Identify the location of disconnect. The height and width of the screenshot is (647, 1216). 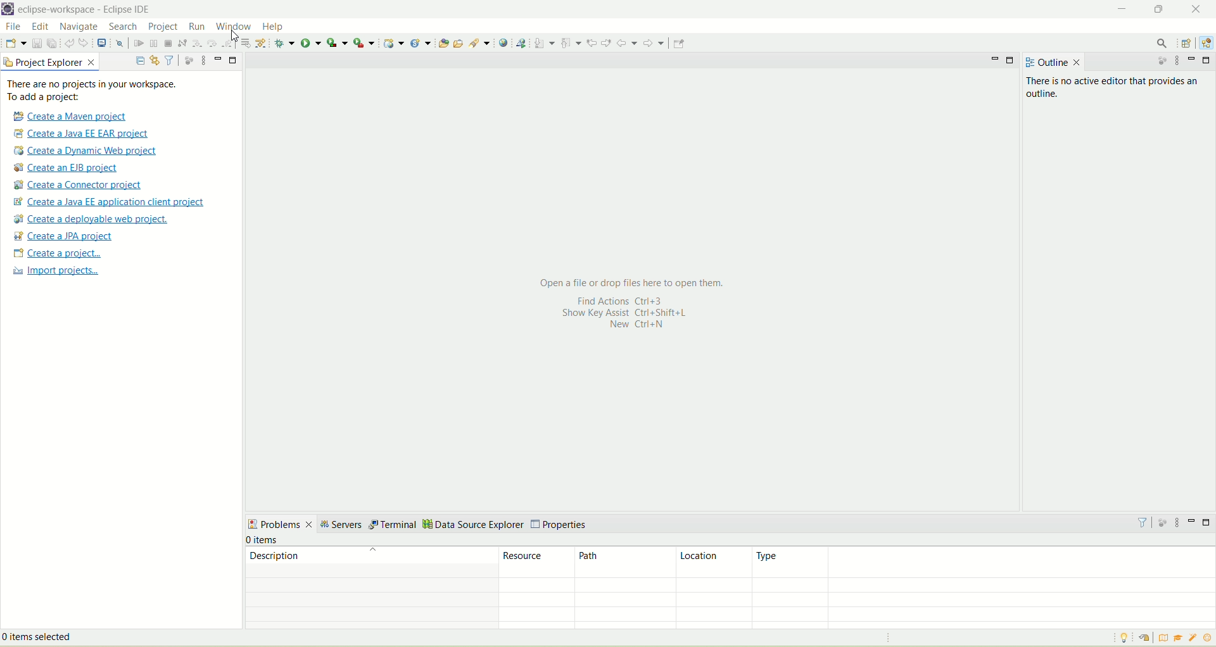
(182, 43).